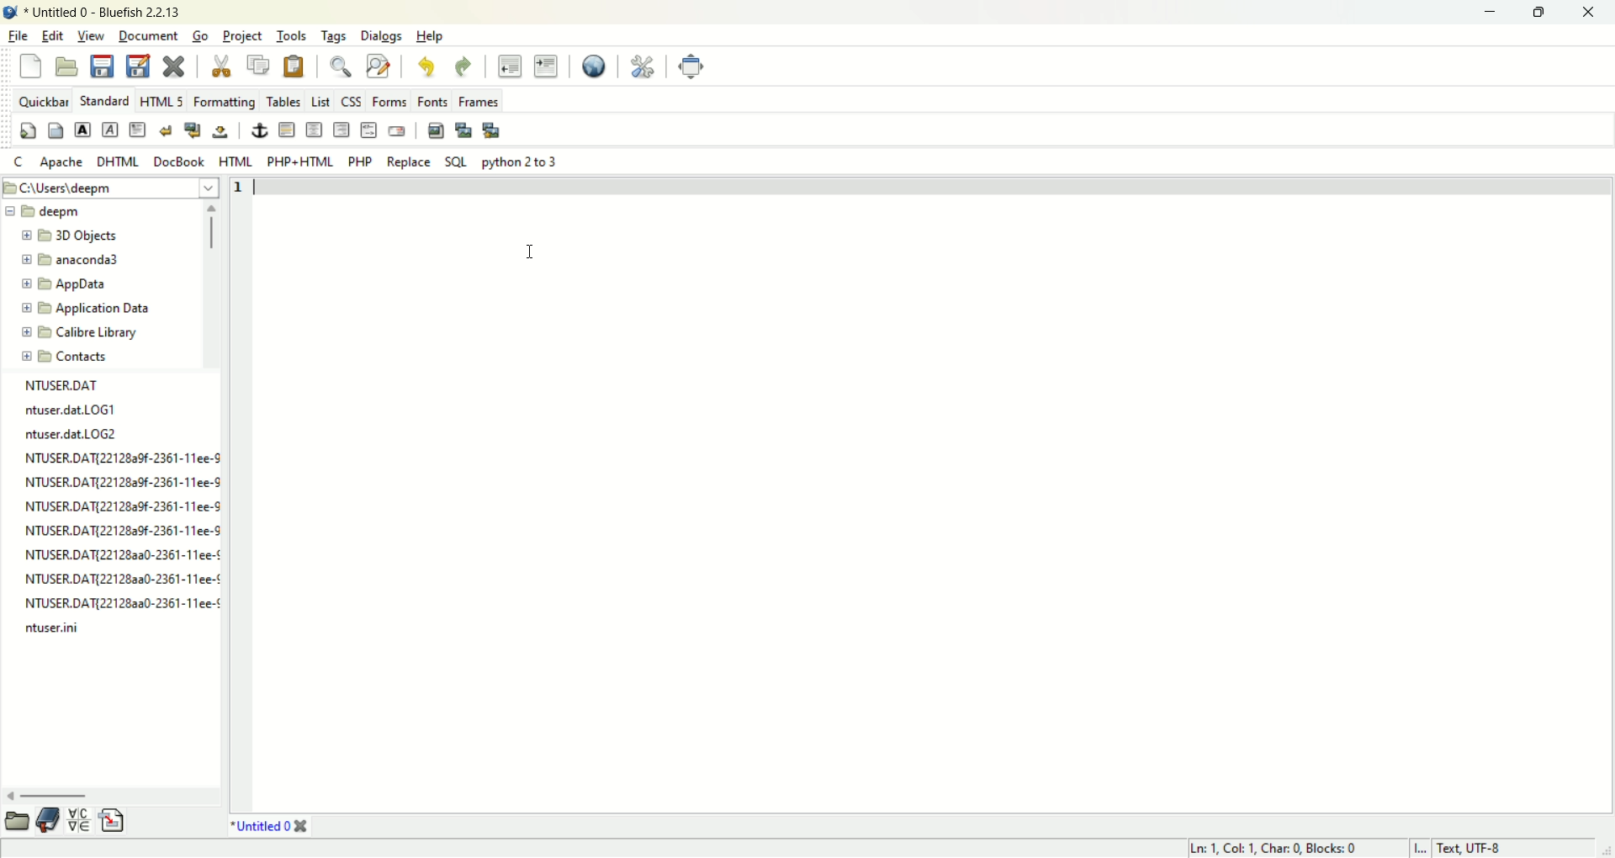 This screenshot has height=858, width=1615. What do you see at coordinates (193, 130) in the screenshot?
I see `break and clear` at bounding box center [193, 130].